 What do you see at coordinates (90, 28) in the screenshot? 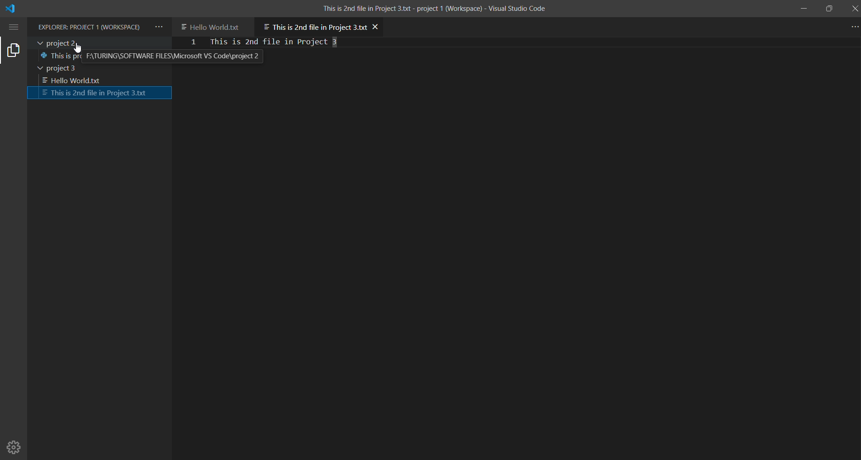
I see `Explorer` at bounding box center [90, 28].